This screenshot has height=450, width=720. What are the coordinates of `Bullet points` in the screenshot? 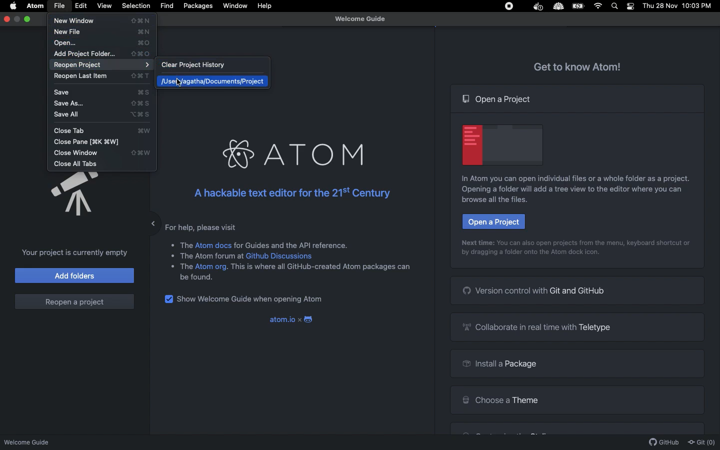 It's located at (171, 255).